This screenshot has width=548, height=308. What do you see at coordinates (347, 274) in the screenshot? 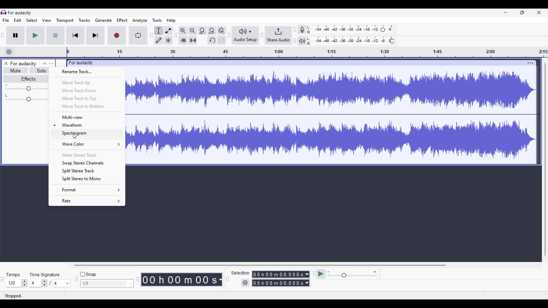
I see `Playback speed settings ` at bounding box center [347, 274].